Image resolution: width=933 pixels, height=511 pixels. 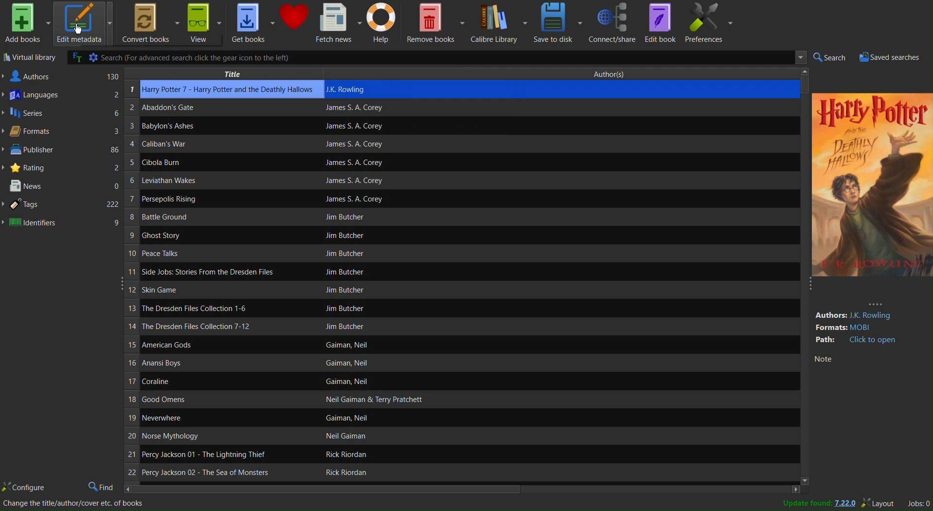 What do you see at coordinates (215, 109) in the screenshot?
I see `Book name` at bounding box center [215, 109].